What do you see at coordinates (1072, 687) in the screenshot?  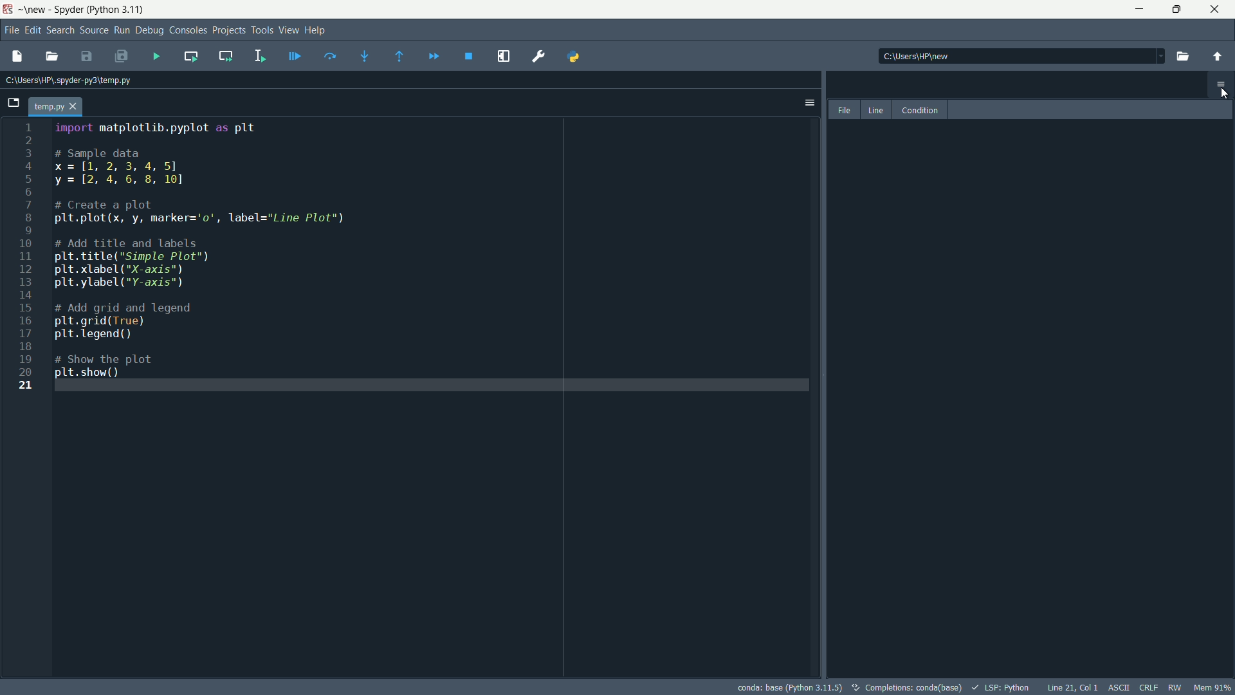 I see `line 21, Col 1` at bounding box center [1072, 687].